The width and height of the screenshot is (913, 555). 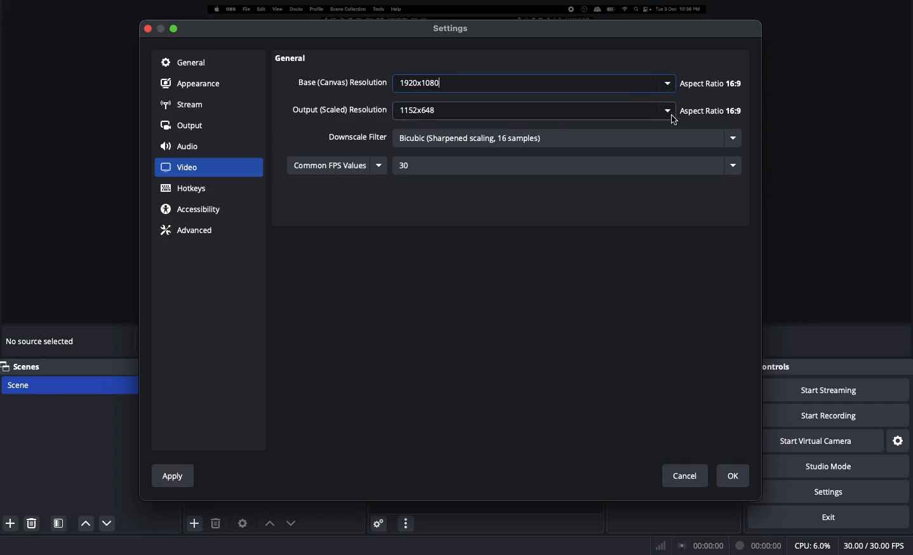 I want to click on Delete, so click(x=217, y=523).